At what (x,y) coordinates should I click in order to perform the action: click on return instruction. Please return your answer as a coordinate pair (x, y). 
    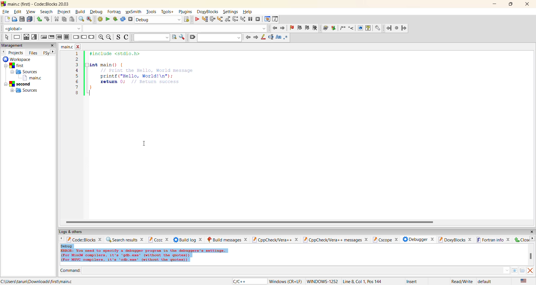
    Looking at the image, I should click on (91, 37).